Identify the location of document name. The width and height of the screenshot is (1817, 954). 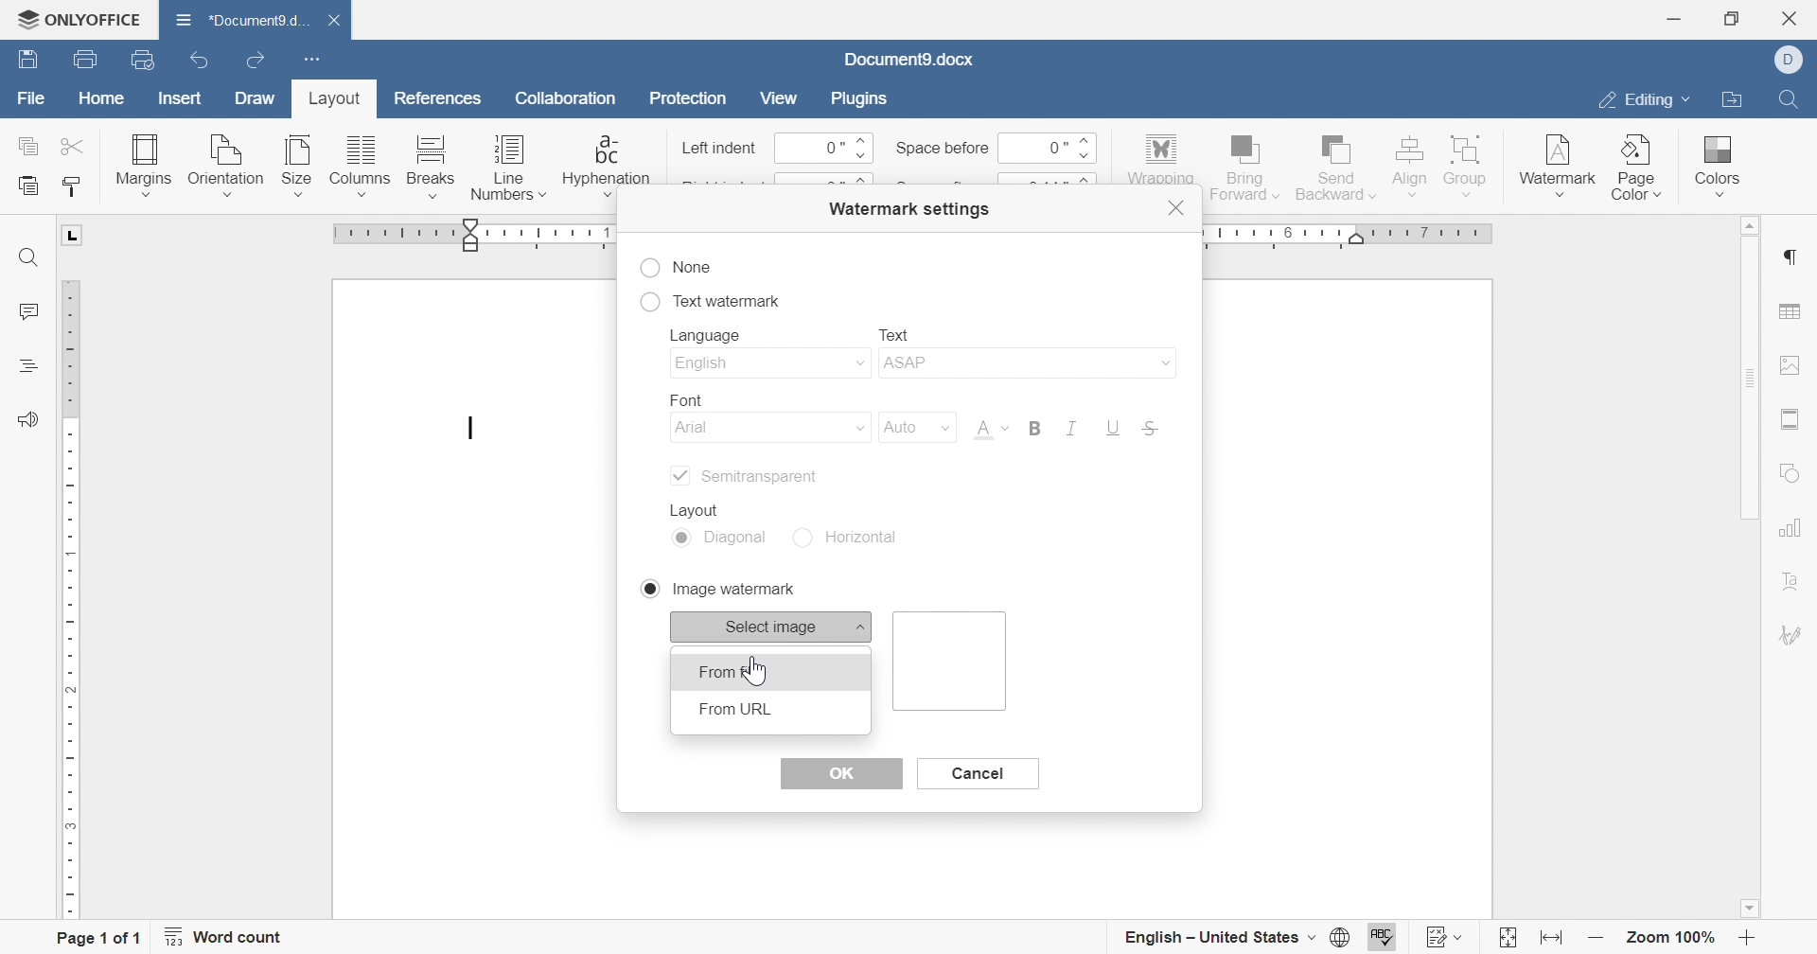
(238, 19).